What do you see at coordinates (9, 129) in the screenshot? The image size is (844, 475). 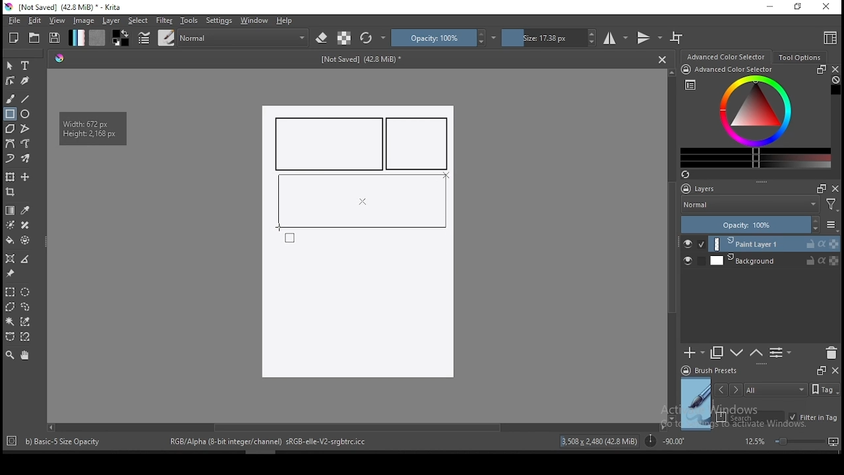 I see `polygon tool` at bounding box center [9, 129].